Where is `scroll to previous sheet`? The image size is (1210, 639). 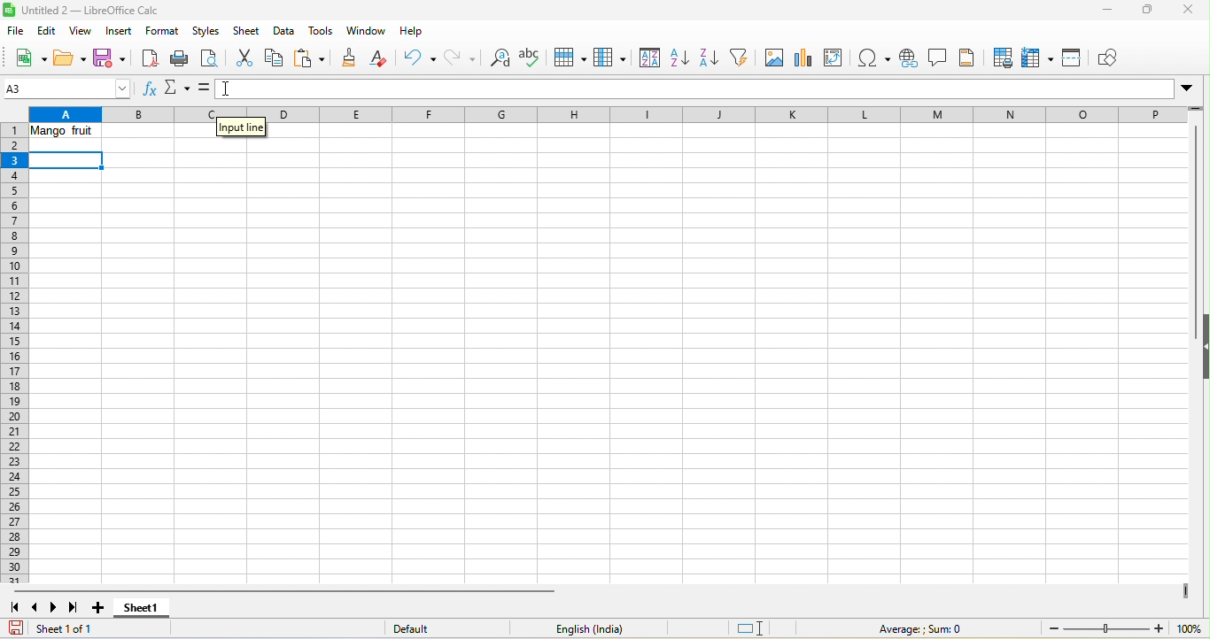
scroll to previous sheet is located at coordinates (36, 606).